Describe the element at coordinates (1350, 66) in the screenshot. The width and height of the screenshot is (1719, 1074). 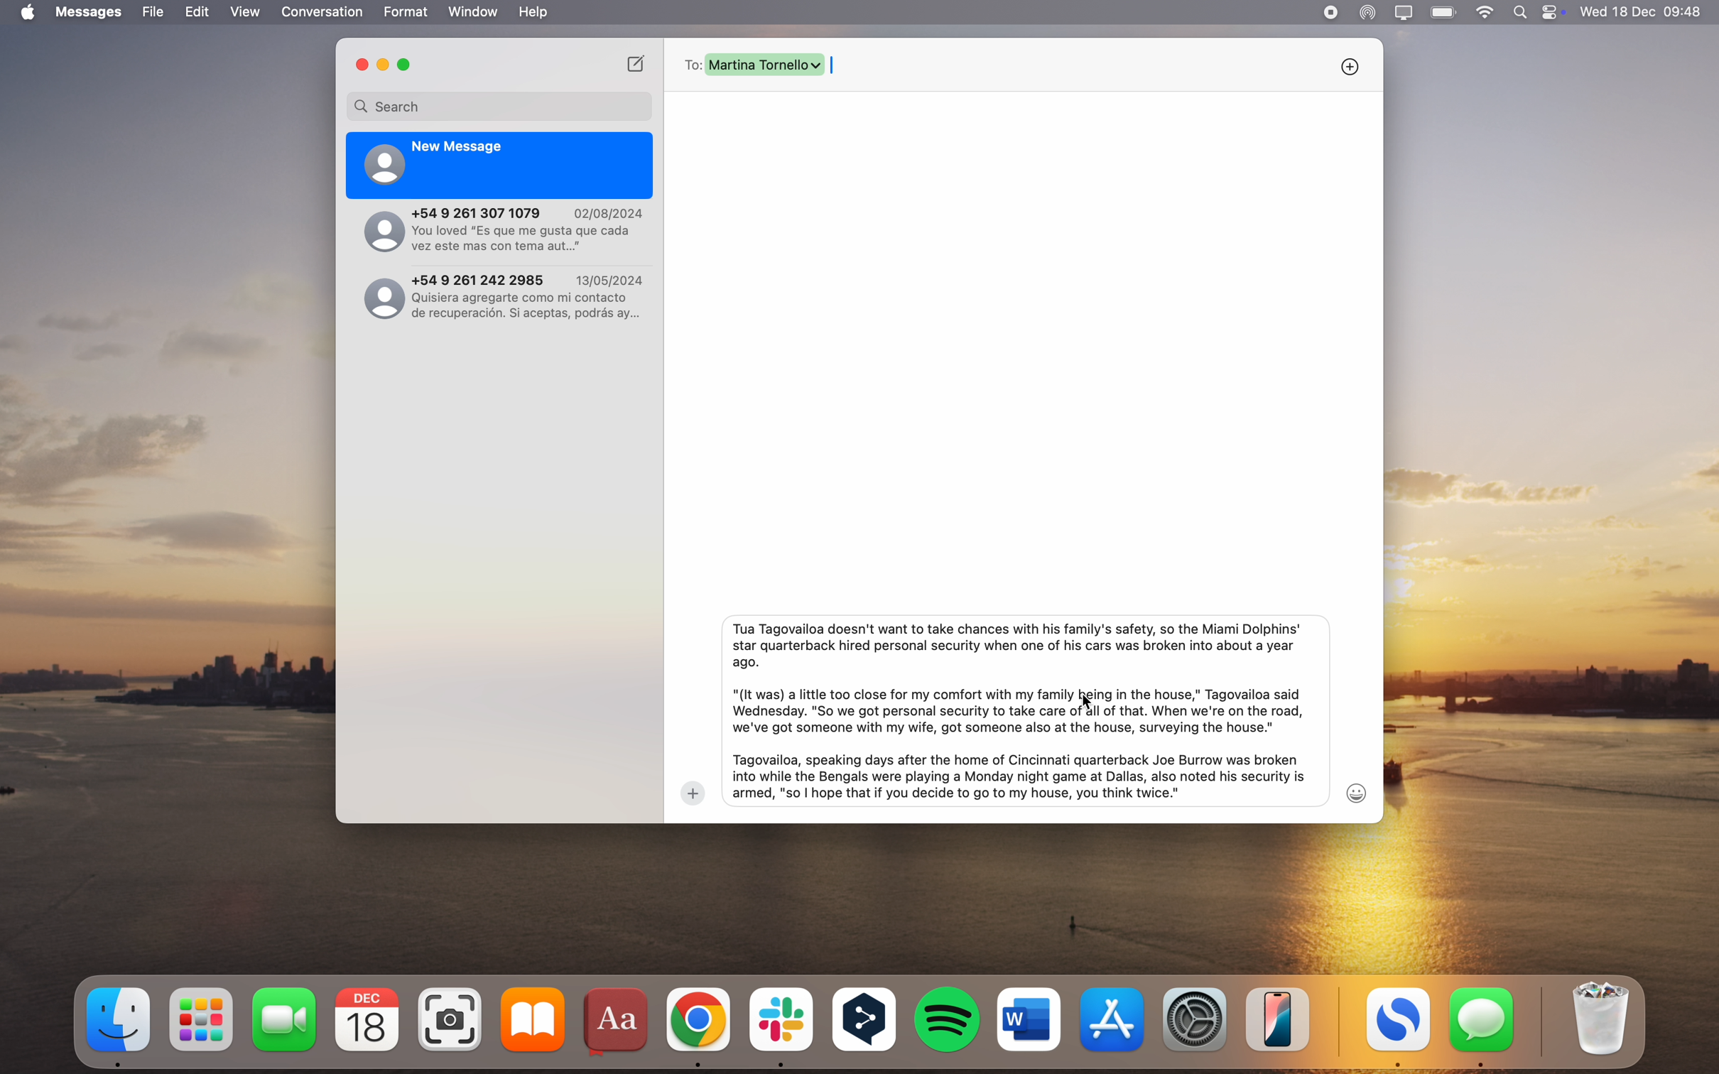
I see `add` at that location.